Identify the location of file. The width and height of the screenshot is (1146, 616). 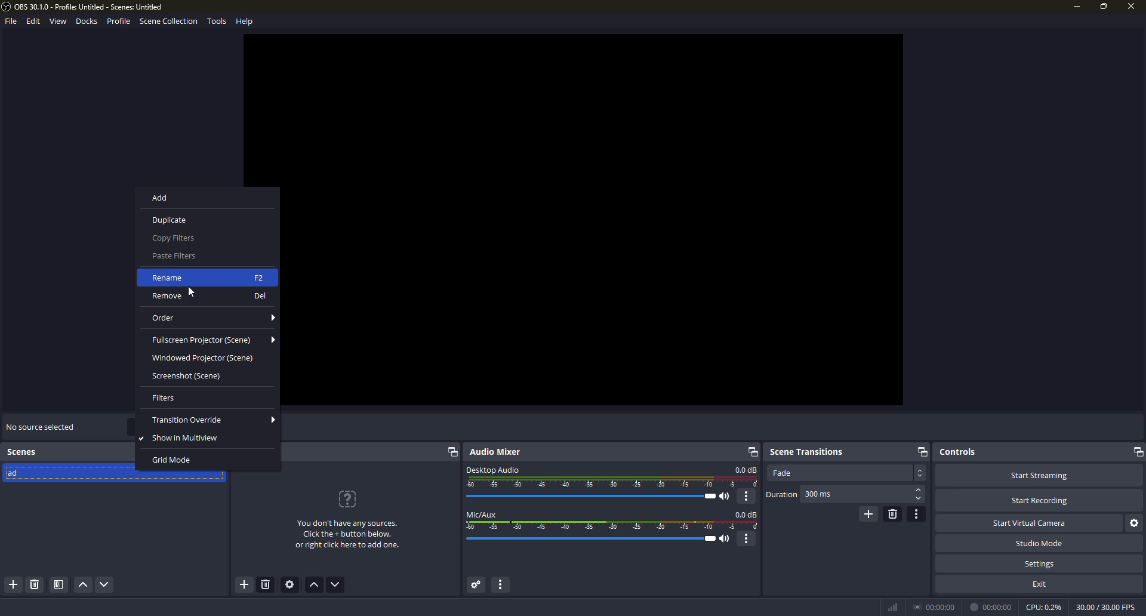
(10, 23).